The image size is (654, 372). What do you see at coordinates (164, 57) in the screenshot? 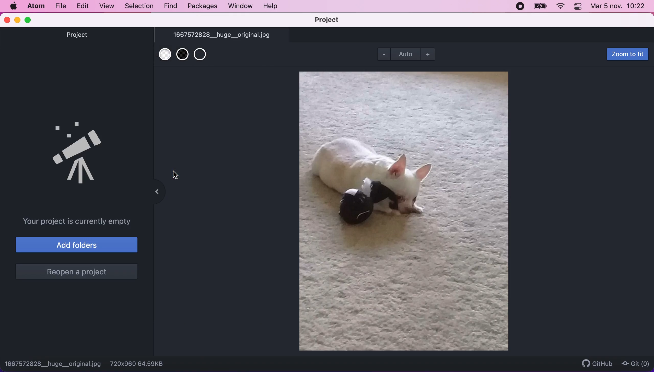
I see `use white transparent background` at bounding box center [164, 57].